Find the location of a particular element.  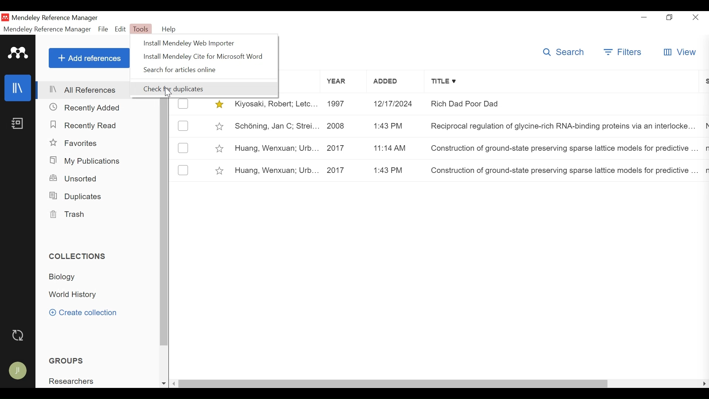

Recently Added is located at coordinates (87, 107).